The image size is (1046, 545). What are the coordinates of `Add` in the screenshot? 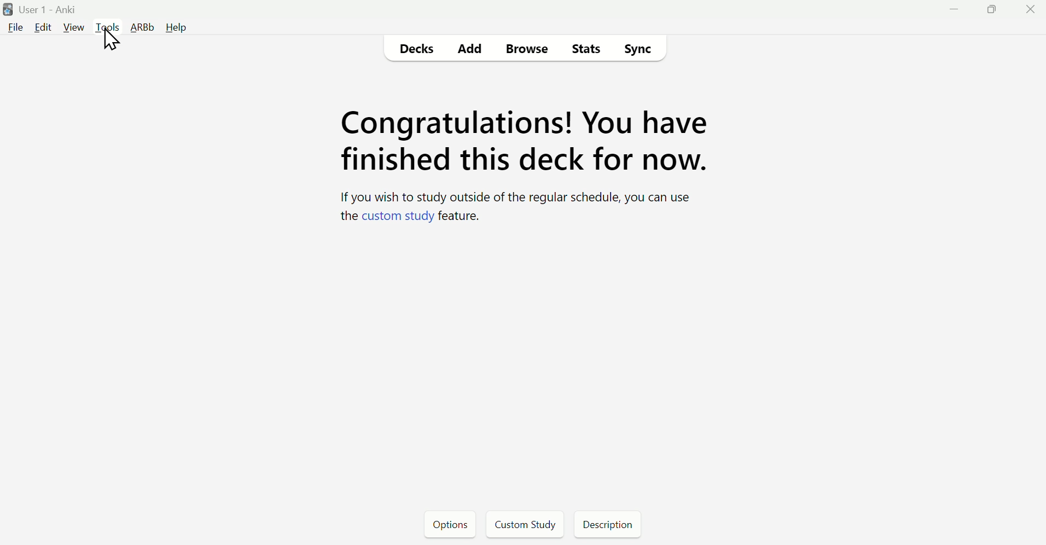 It's located at (469, 50).